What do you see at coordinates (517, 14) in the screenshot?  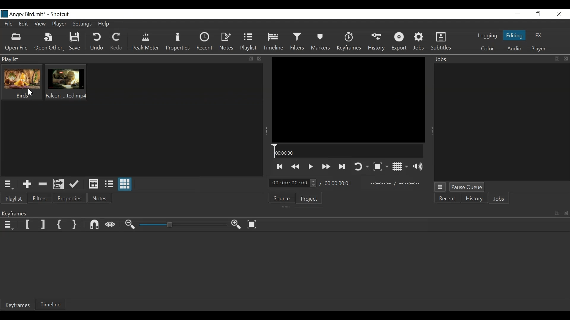 I see `Minimize` at bounding box center [517, 14].